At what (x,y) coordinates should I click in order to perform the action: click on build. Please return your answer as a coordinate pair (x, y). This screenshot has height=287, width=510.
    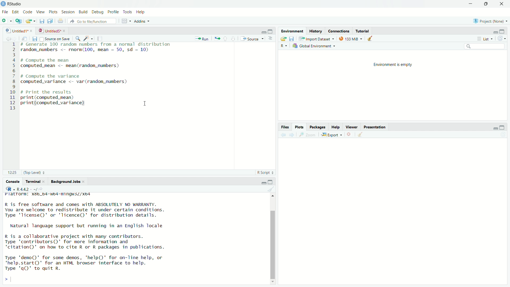
    Looking at the image, I should click on (83, 12).